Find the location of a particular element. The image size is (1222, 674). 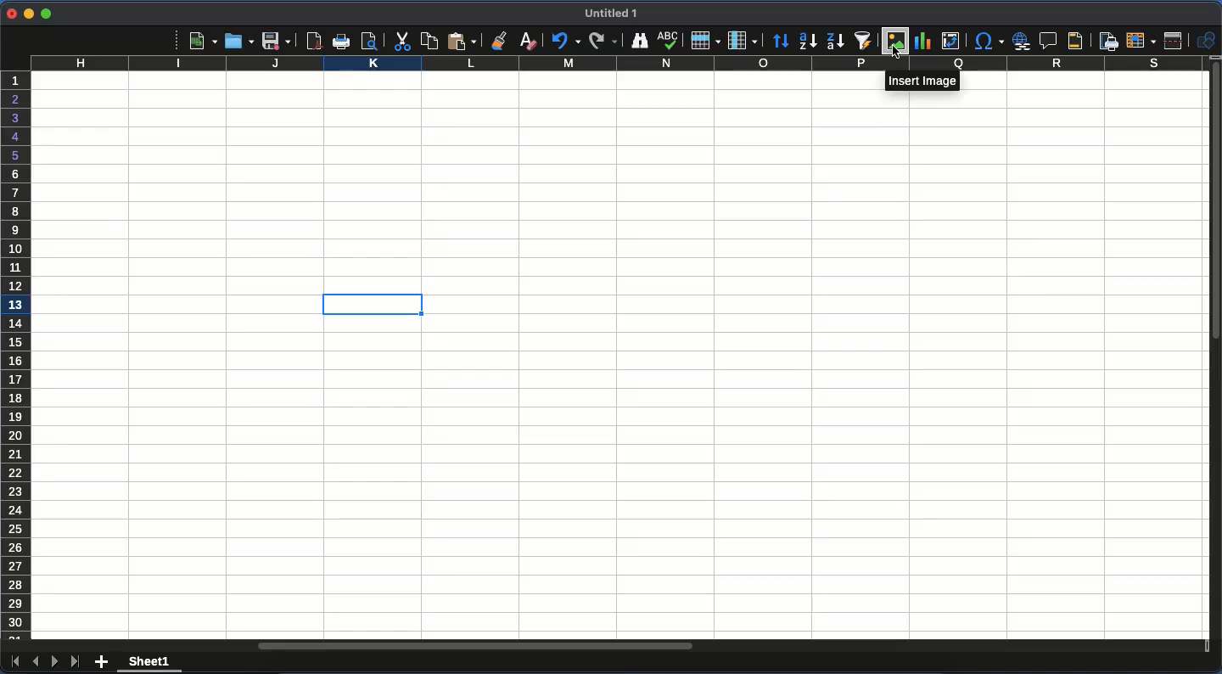

next sheet is located at coordinates (55, 661).